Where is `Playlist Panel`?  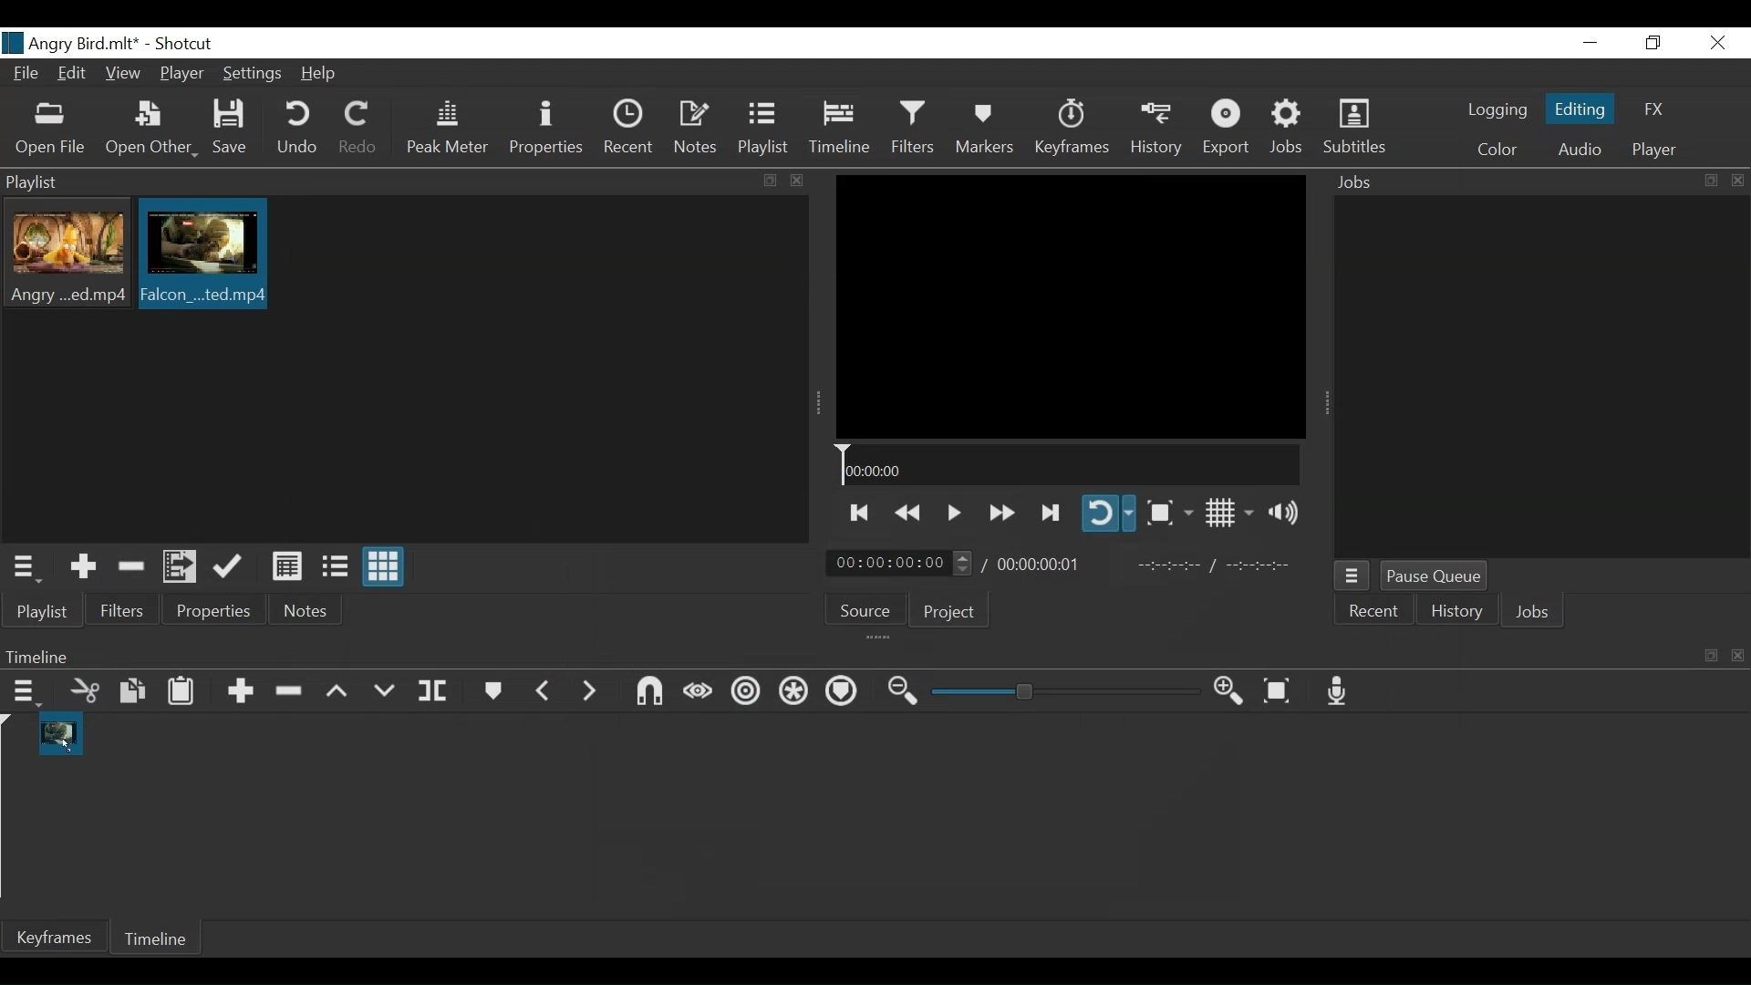
Playlist Panel is located at coordinates (370, 181).